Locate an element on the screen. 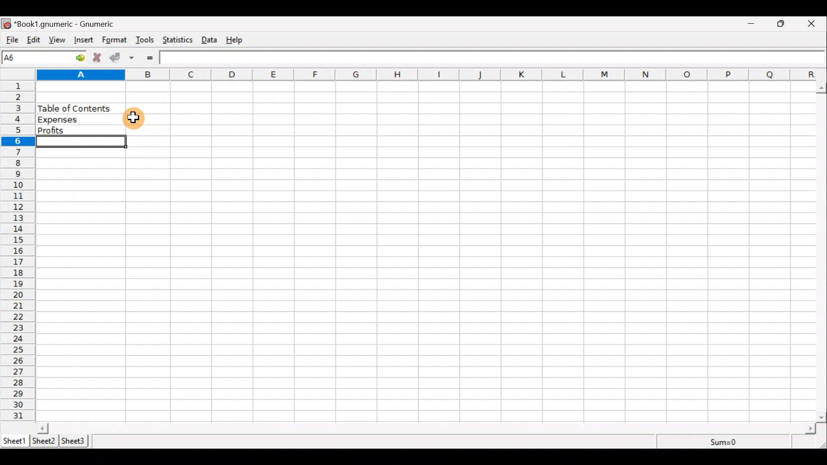 Image resolution: width=827 pixels, height=465 pixels. Cell name is located at coordinates (44, 57).